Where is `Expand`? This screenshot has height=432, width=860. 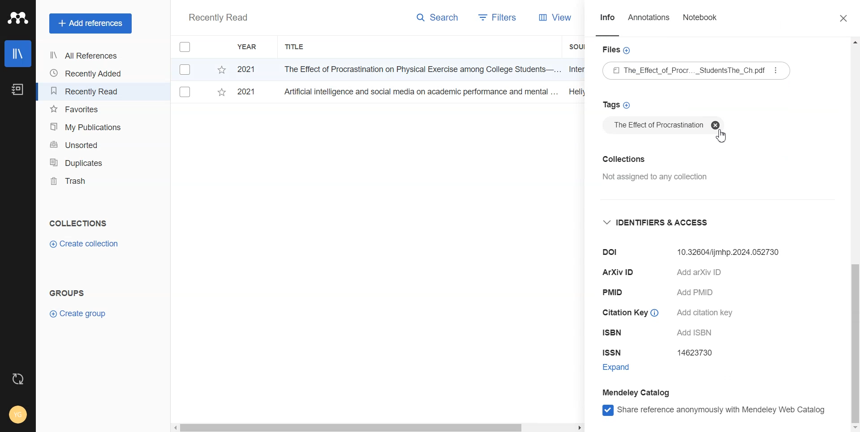 Expand is located at coordinates (627, 368).